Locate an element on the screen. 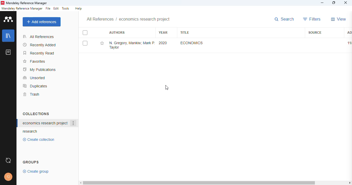 This screenshot has width=352, height=185. select is located at coordinates (85, 33).